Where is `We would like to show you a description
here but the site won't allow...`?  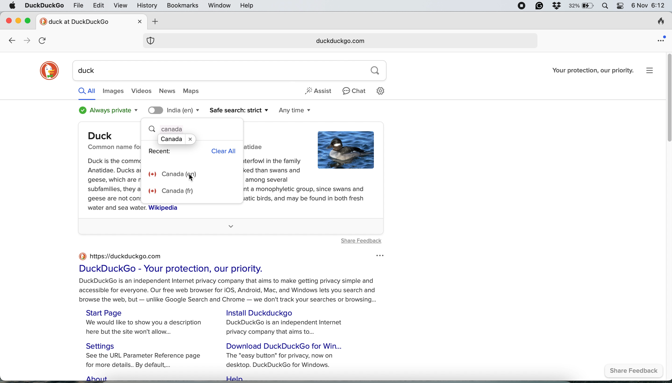 We would like to show you a description
here but the site won't allow... is located at coordinates (146, 328).